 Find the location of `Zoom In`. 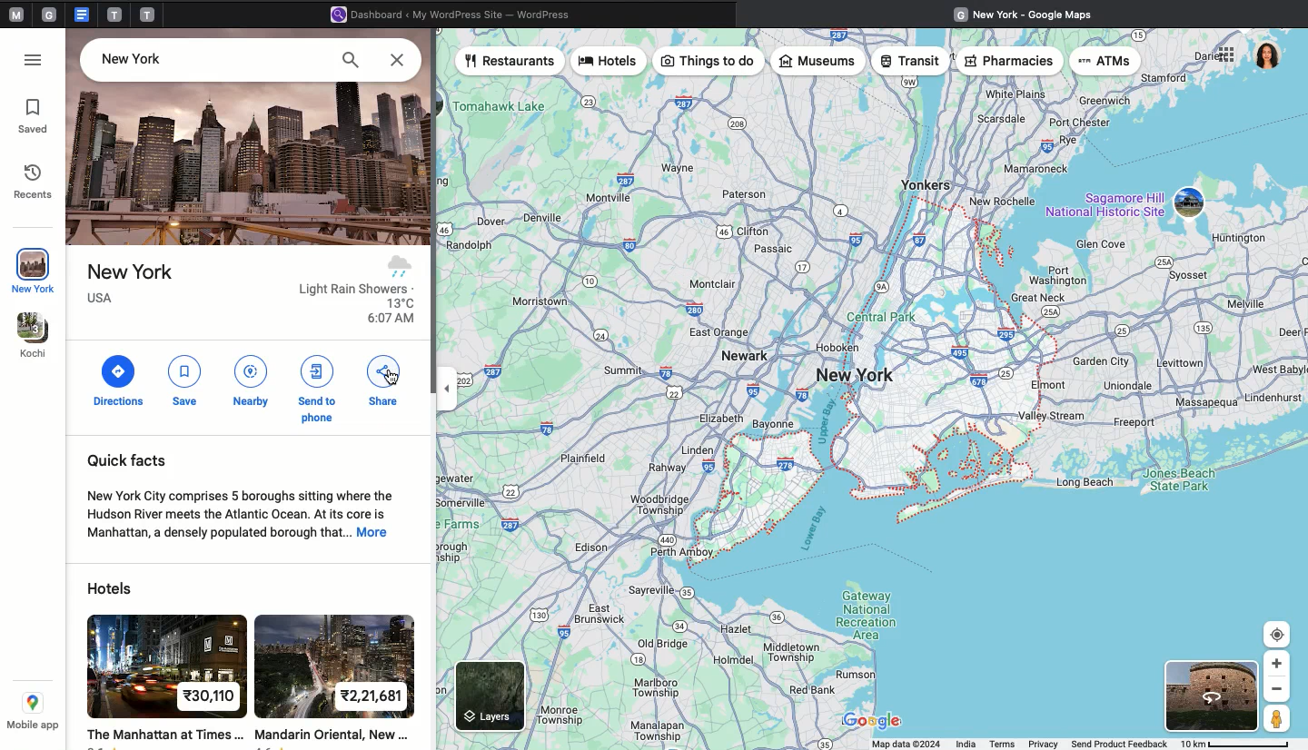

Zoom In is located at coordinates (1277, 664).